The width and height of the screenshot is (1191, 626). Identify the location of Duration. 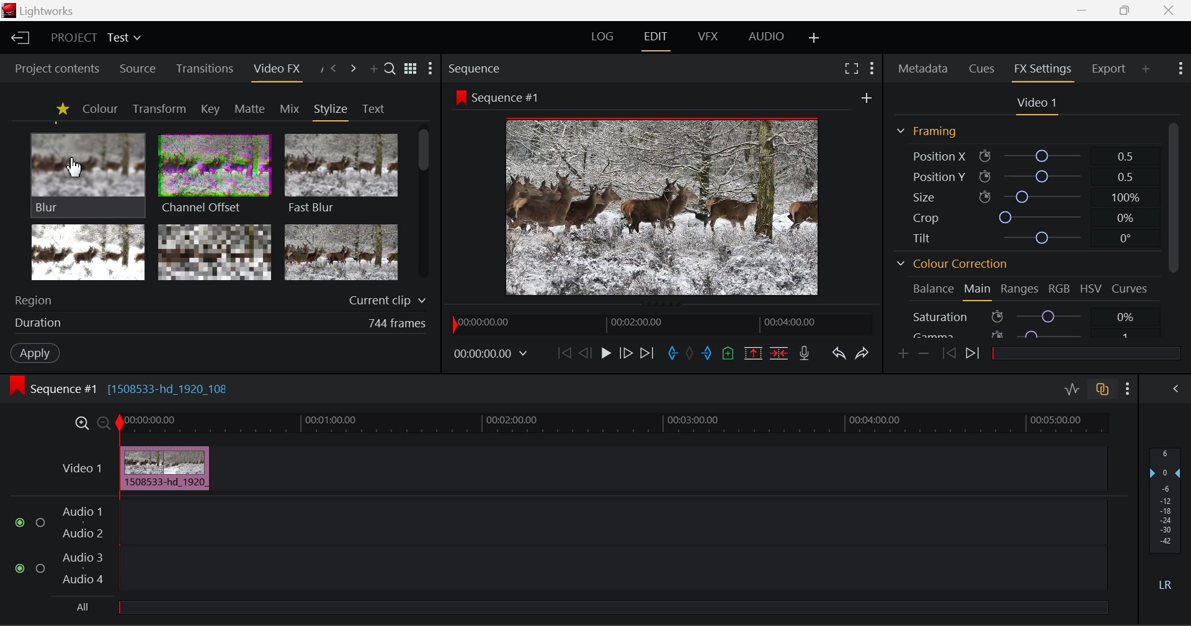
(217, 325).